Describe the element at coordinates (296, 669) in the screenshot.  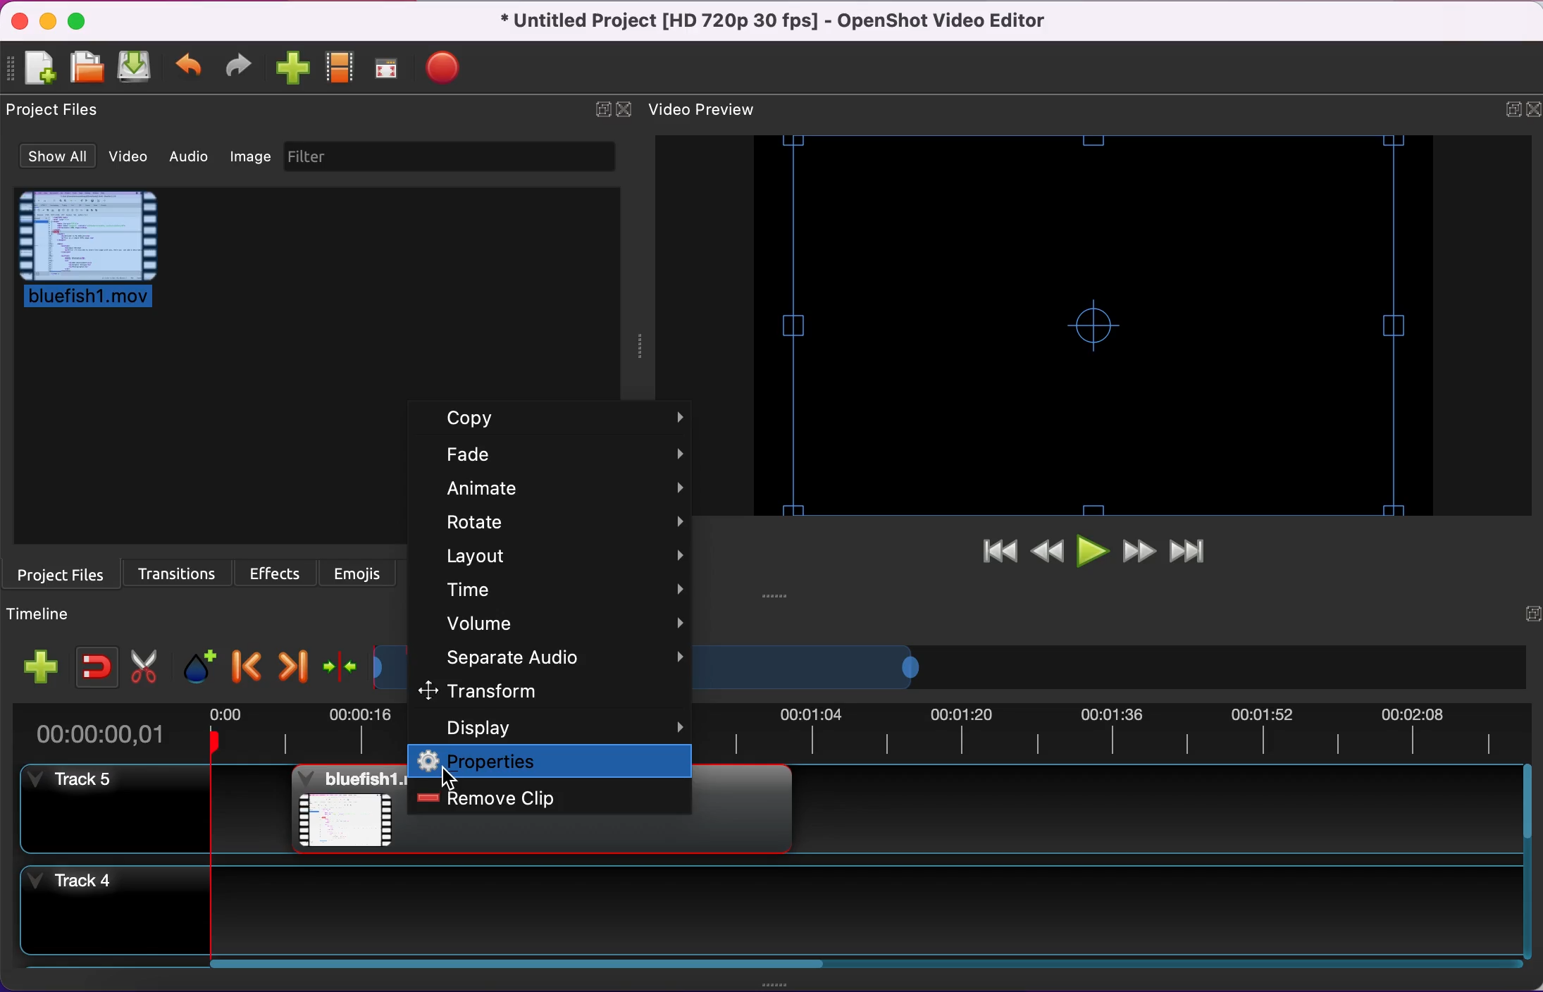
I see `next marker` at that location.